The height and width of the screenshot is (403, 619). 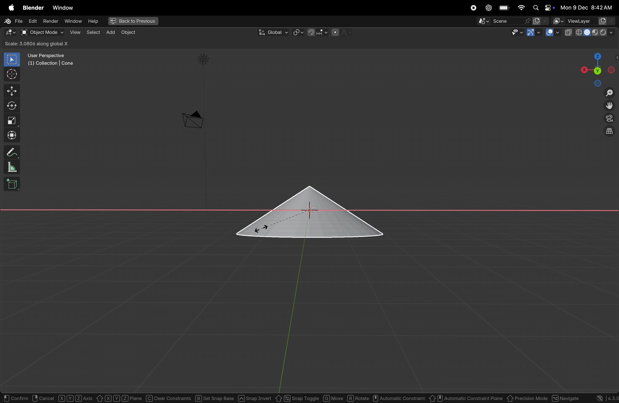 I want to click on Navigate, so click(x=565, y=397).